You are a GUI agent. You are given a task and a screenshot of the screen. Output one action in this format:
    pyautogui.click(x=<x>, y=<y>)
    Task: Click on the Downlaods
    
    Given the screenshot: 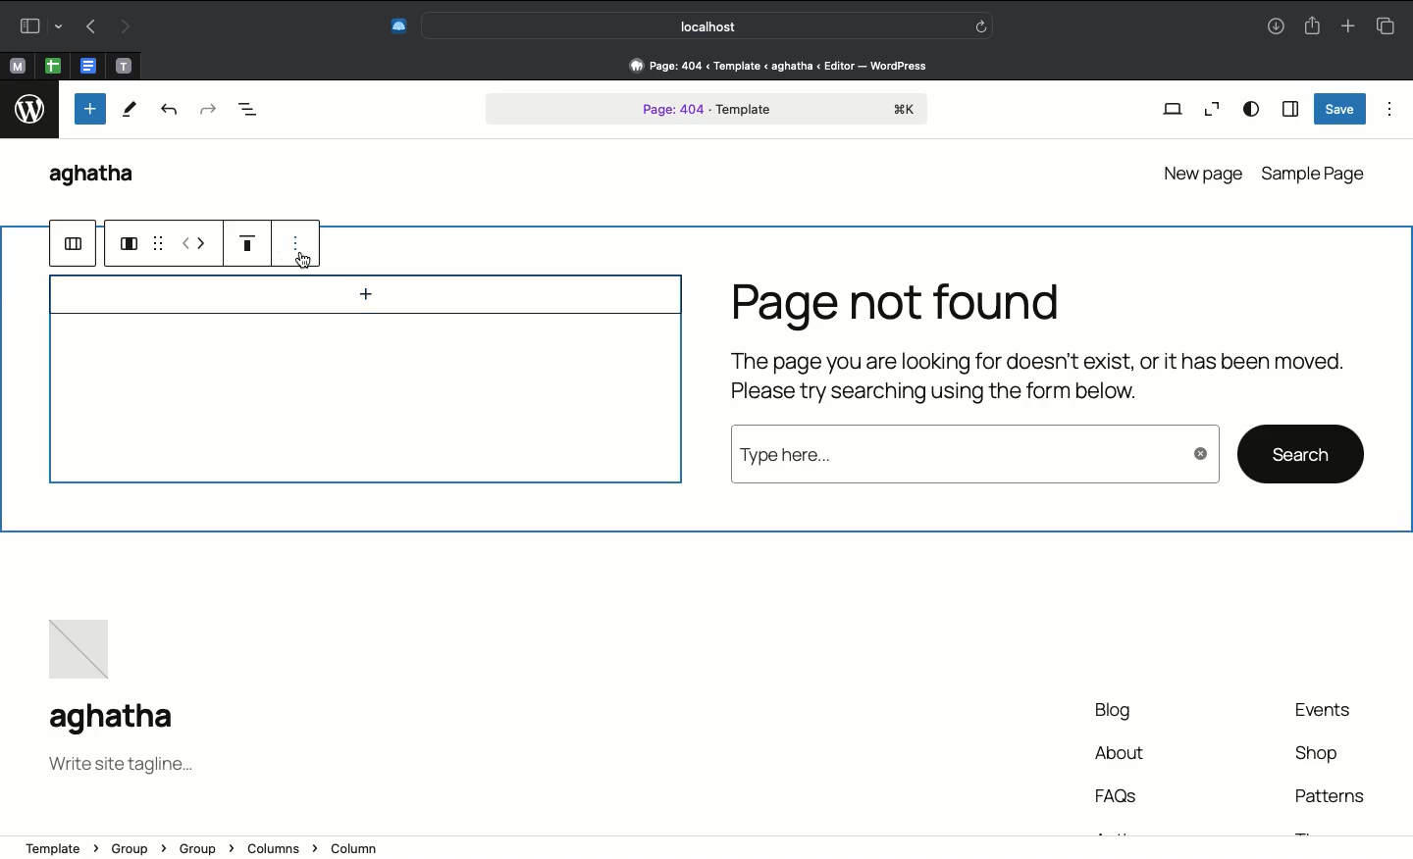 What is the action you would take?
    pyautogui.click(x=1276, y=28)
    